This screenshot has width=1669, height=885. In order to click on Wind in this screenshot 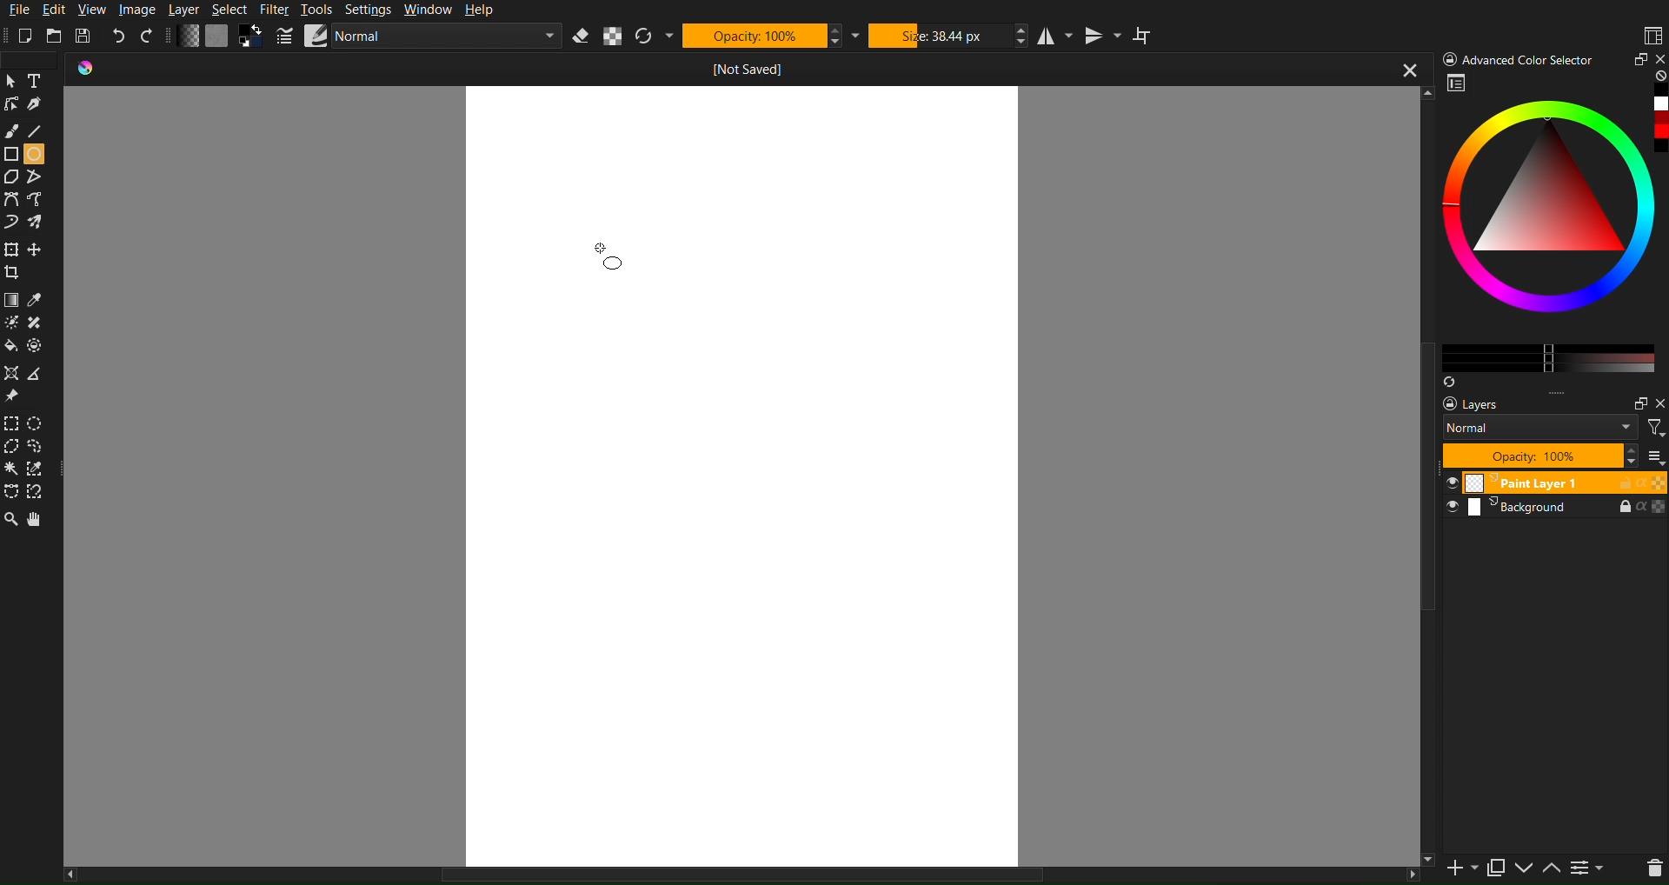, I will do `click(11, 469)`.